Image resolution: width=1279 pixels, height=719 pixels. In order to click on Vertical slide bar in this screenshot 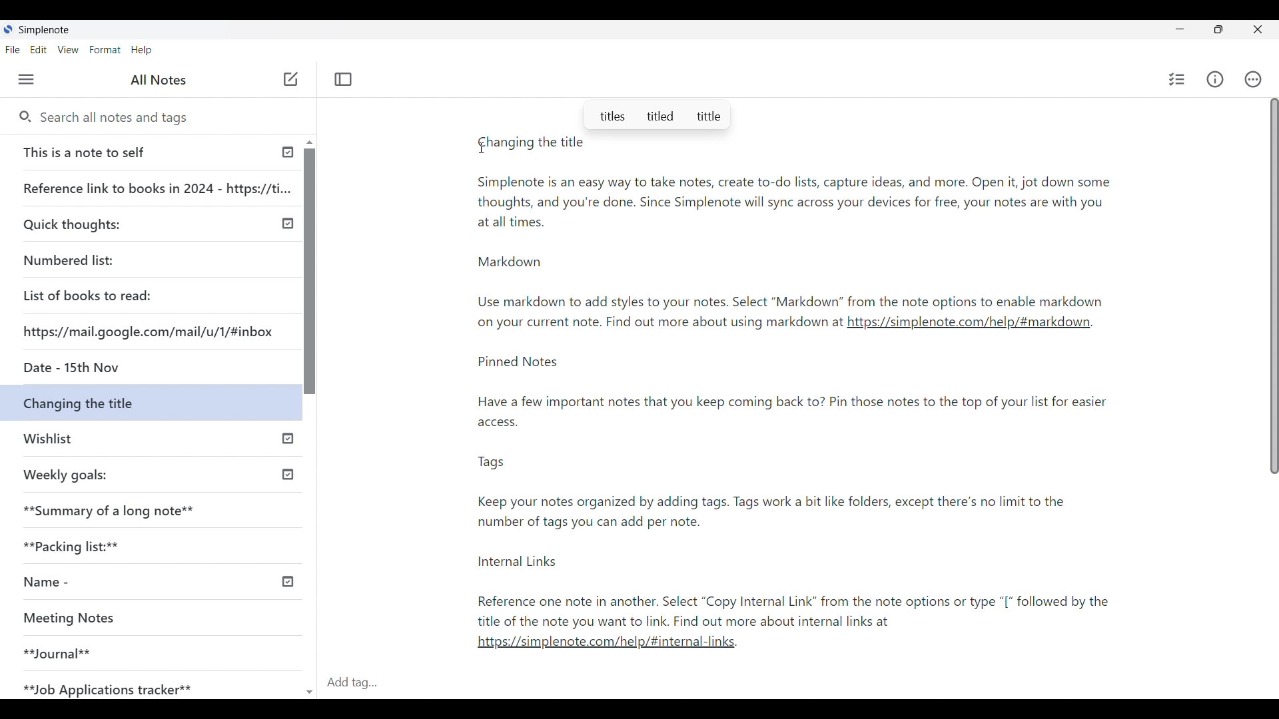, I will do `click(1274, 288)`.